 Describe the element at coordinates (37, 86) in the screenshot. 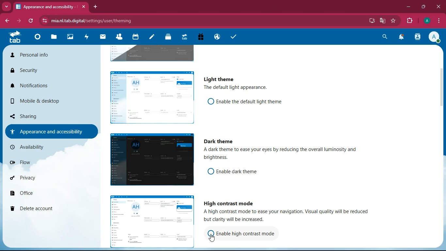

I see `notifications` at that location.